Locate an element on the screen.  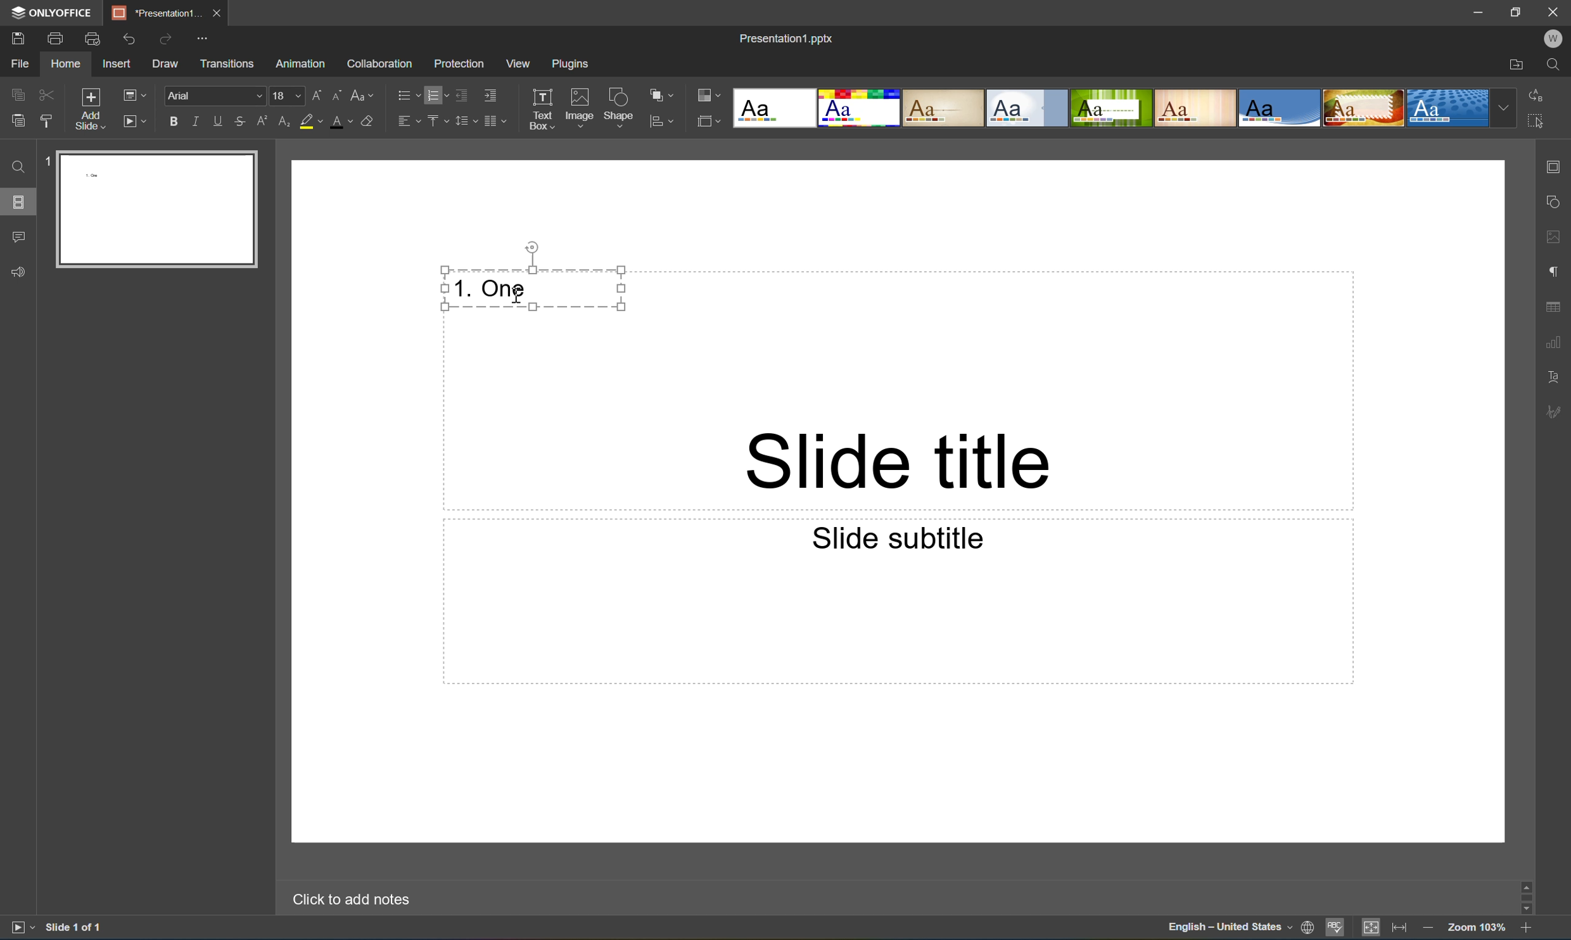
Align shape is located at coordinates (664, 123).